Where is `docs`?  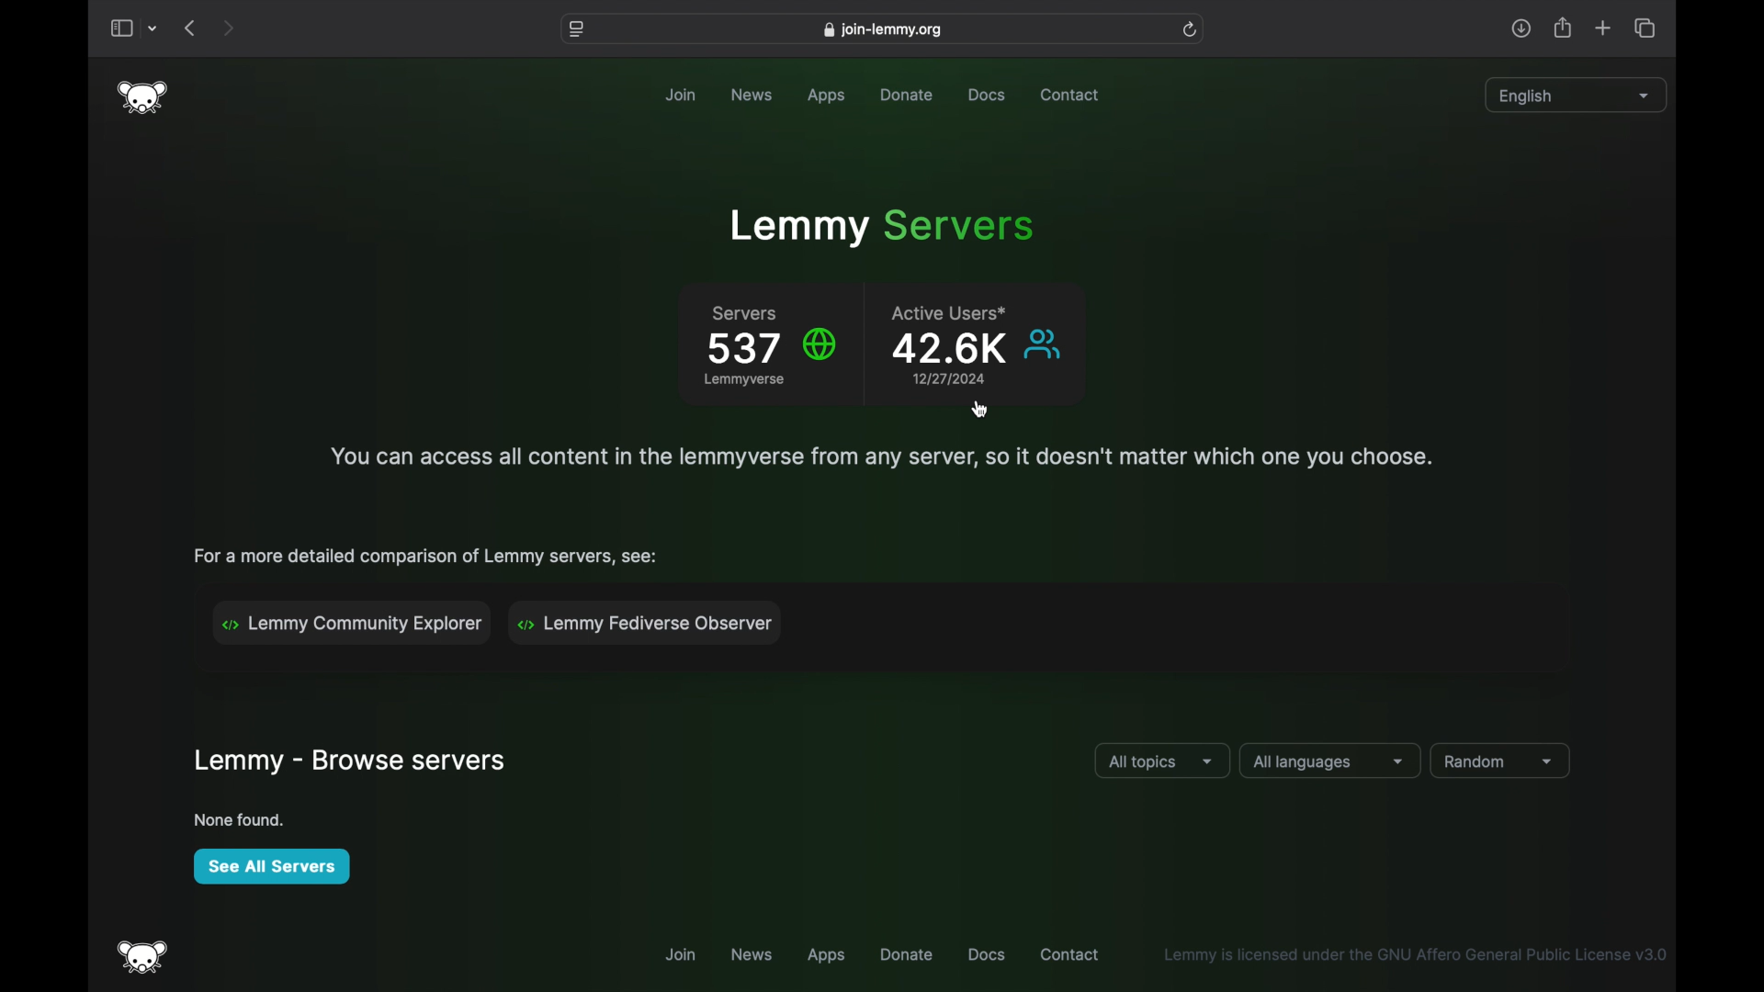
docs is located at coordinates (986, 954).